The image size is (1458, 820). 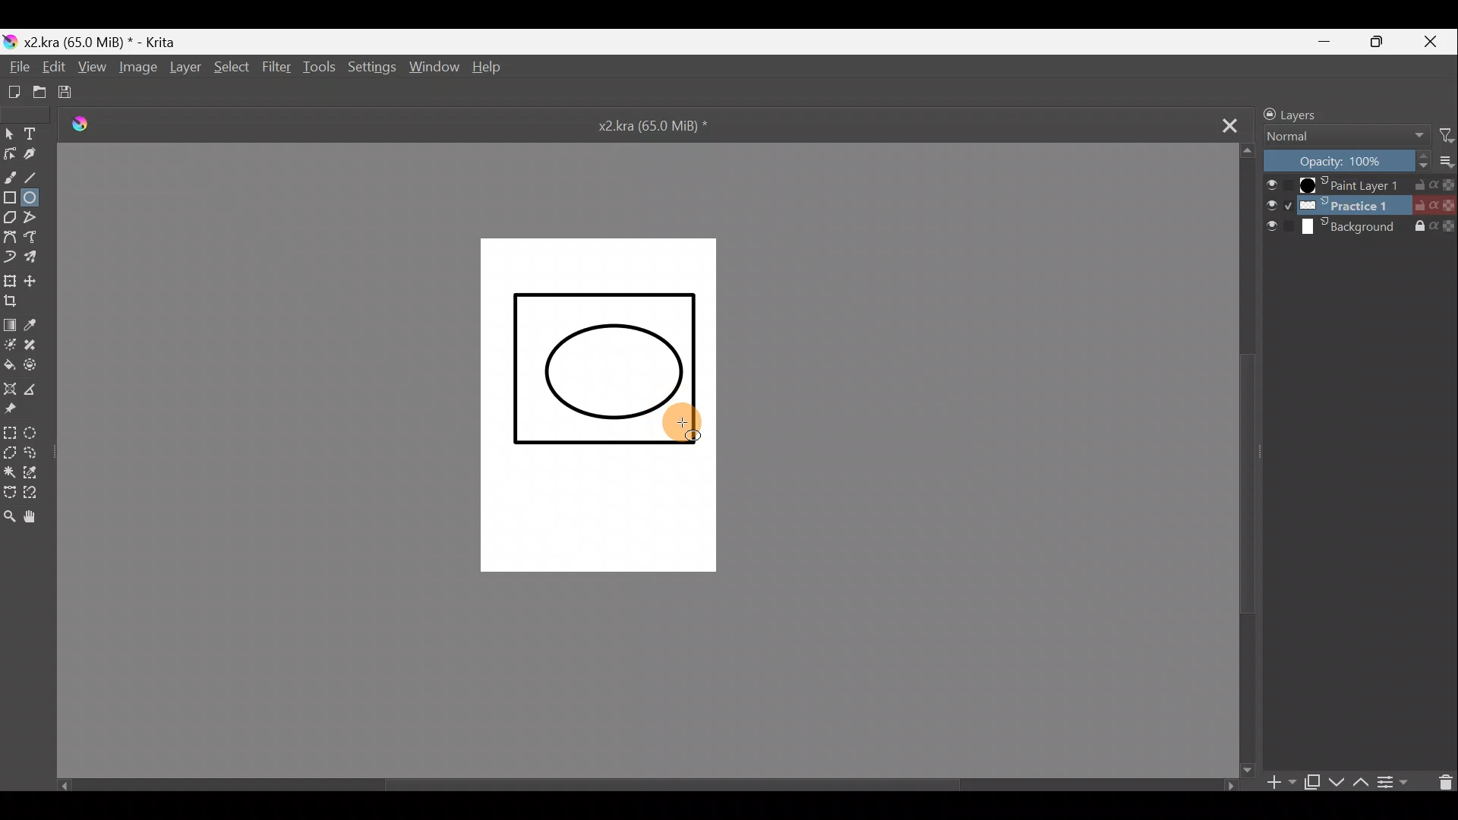 I want to click on Layer, so click(x=186, y=71).